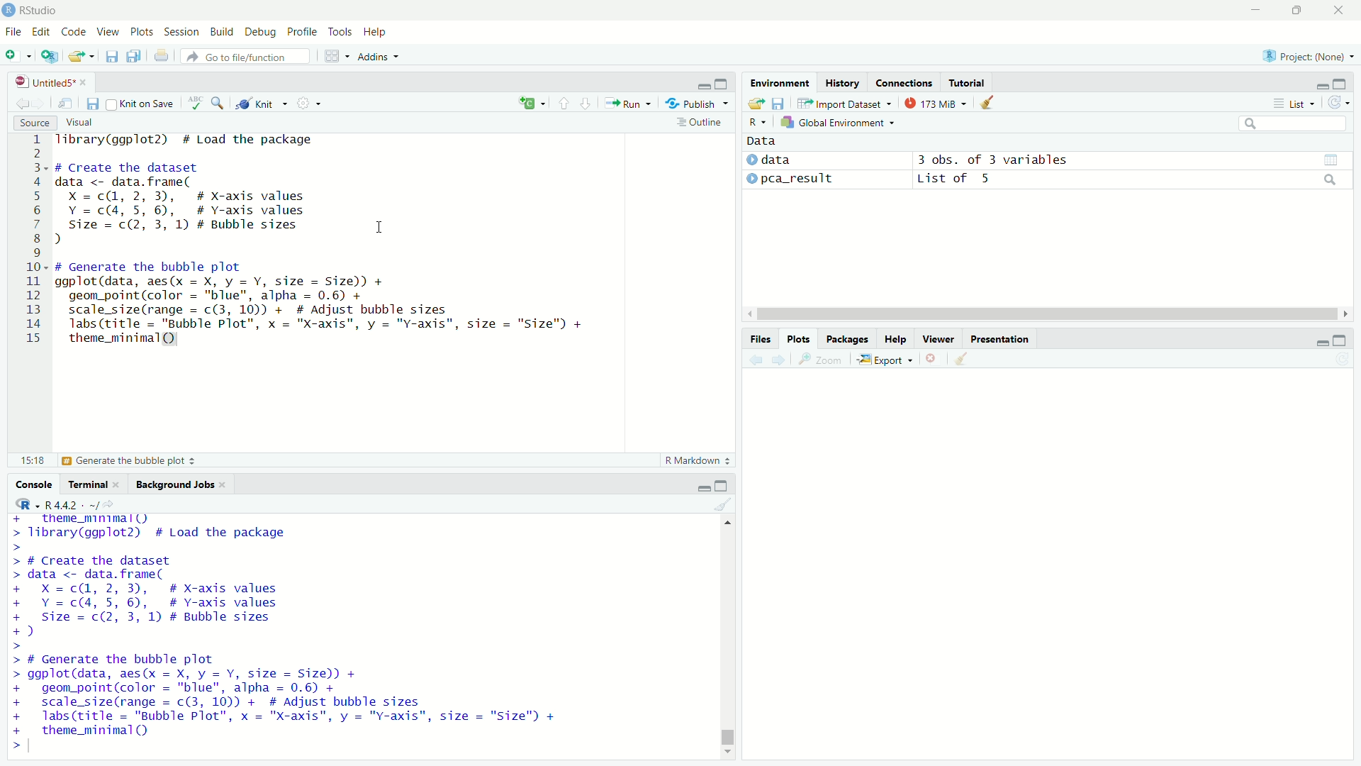  I want to click on vertical scrollbar, so click(728, 733).